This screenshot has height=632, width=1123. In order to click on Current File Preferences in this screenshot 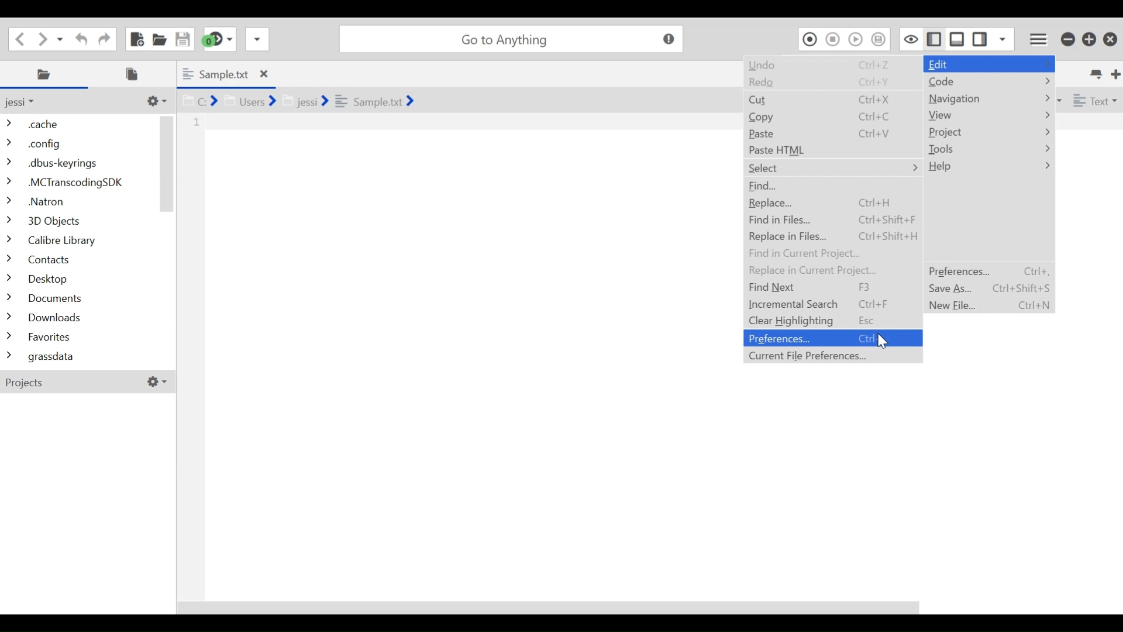, I will do `click(832, 355)`.